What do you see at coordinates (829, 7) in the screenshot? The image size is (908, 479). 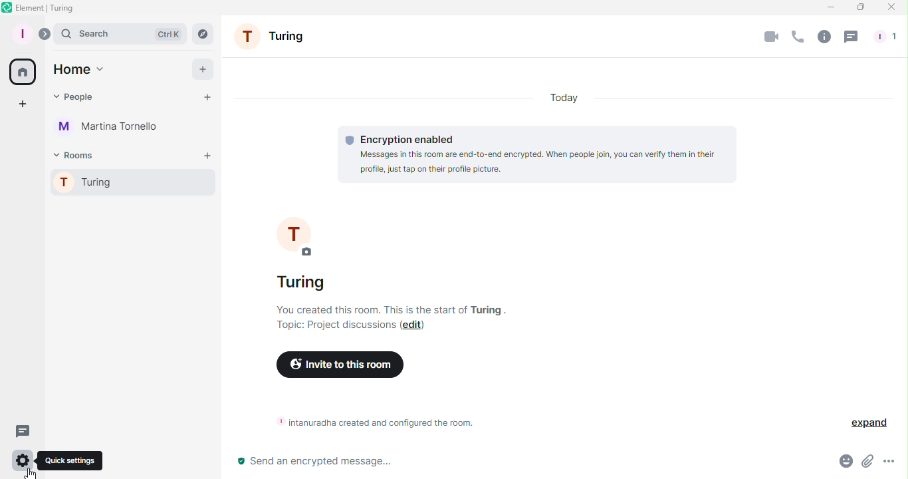 I see `Minimize` at bounding box center [829, 7].